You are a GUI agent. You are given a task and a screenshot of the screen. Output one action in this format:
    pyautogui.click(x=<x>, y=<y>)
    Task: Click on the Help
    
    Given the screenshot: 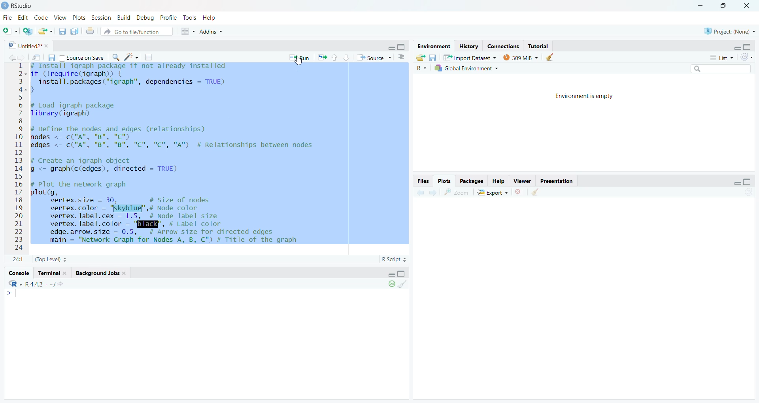 What is the action you would take?
    pyautogui.click(x=213, y=19)
    